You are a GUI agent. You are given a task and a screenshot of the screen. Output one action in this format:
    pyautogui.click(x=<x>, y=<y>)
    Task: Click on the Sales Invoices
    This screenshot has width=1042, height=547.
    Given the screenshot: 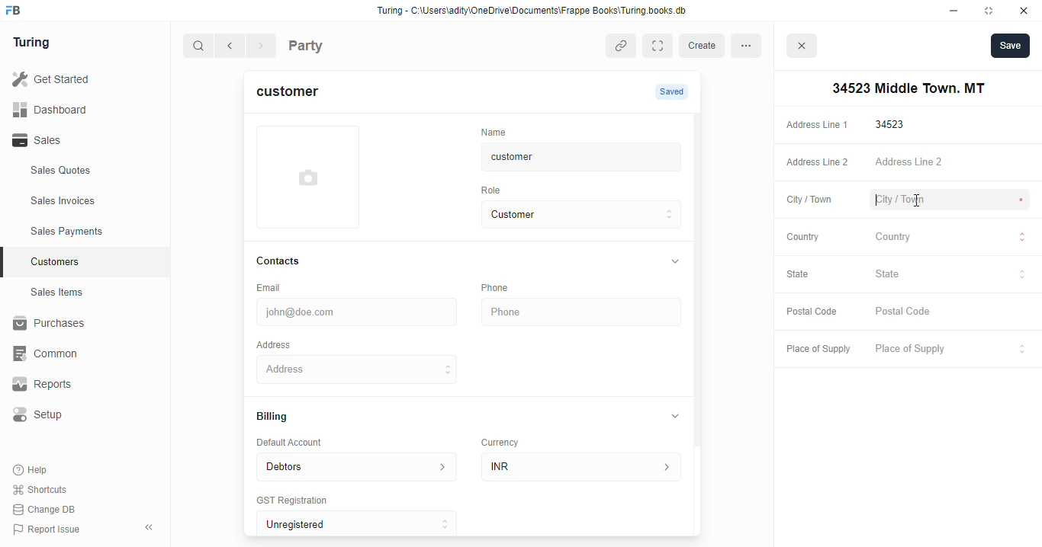 What is the action you would take?
    pyautogui.click(x=89, y=201)
    